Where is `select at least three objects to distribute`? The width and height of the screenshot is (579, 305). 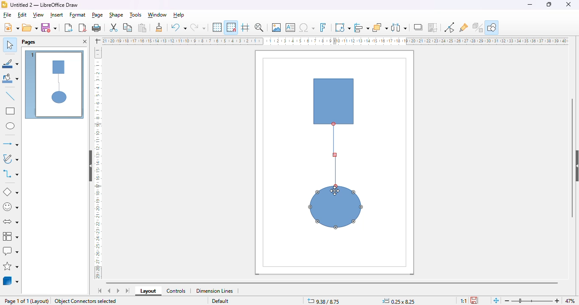
select at least three objects to distribute is located at coordinates (399, 28).